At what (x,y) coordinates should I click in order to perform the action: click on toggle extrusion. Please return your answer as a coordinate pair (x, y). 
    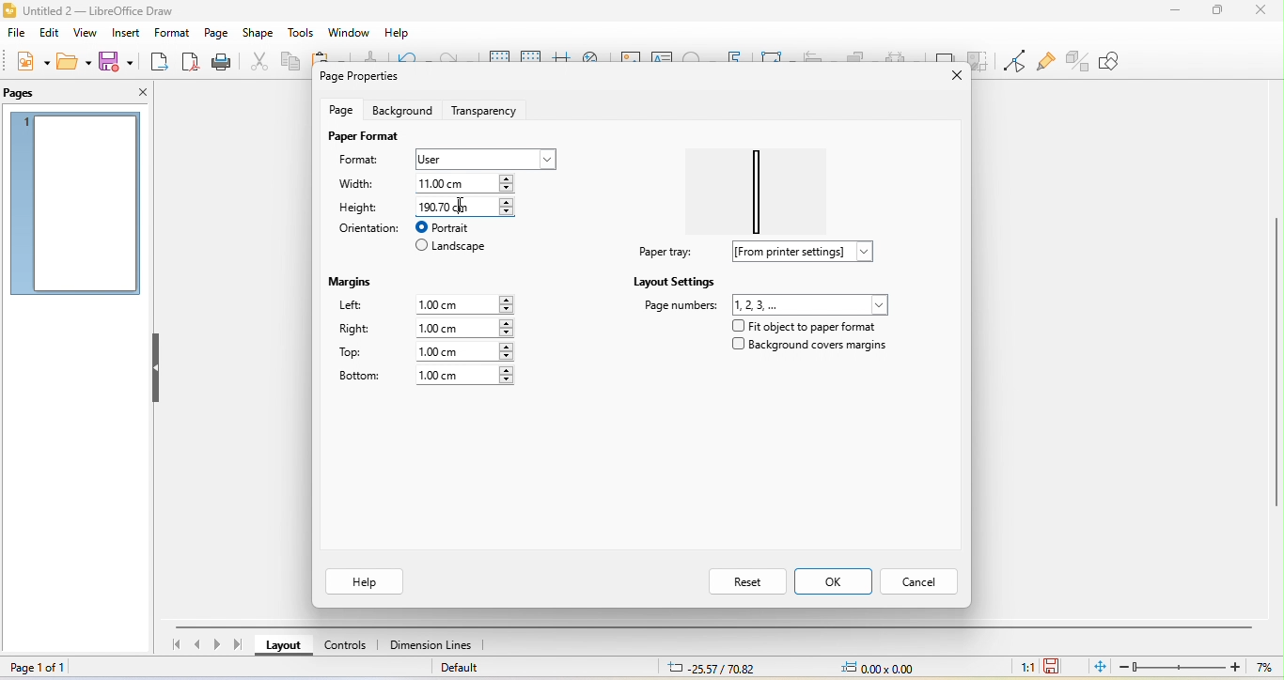
    Looking at the image, I should click on (1078, 59).